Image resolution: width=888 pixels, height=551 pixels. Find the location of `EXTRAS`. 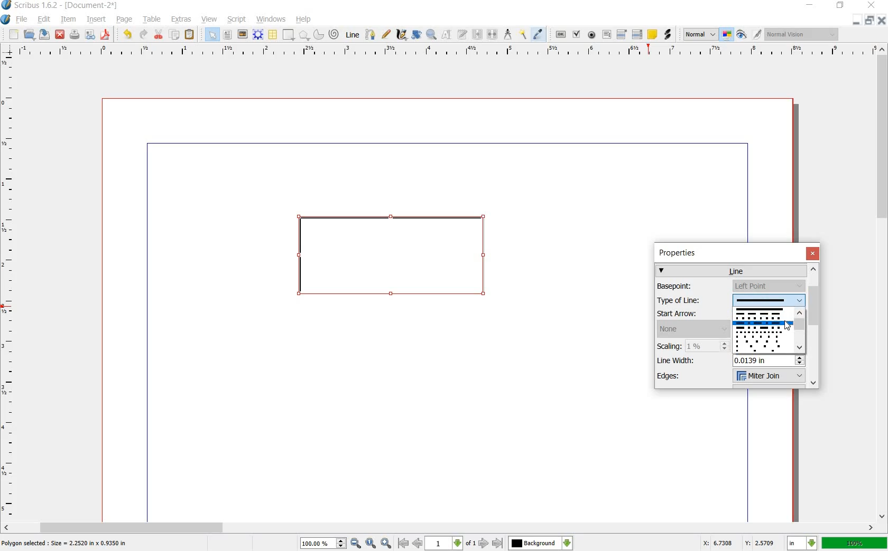

EXTRAS is located at coordinates (182, 20).